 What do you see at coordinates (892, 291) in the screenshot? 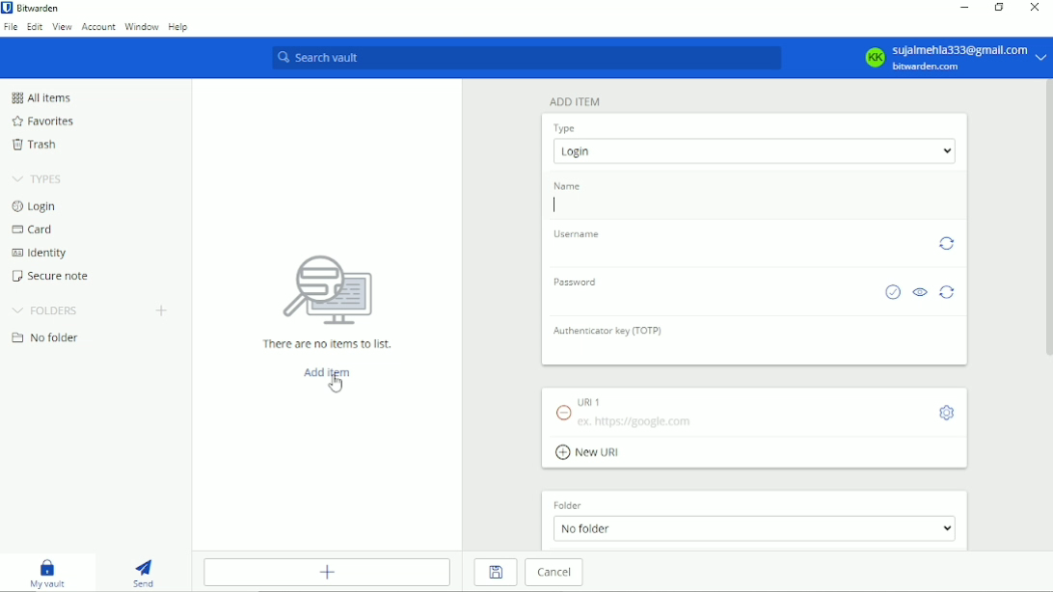
I see `Check if password has been exposed` at bounding box center [892, 291].